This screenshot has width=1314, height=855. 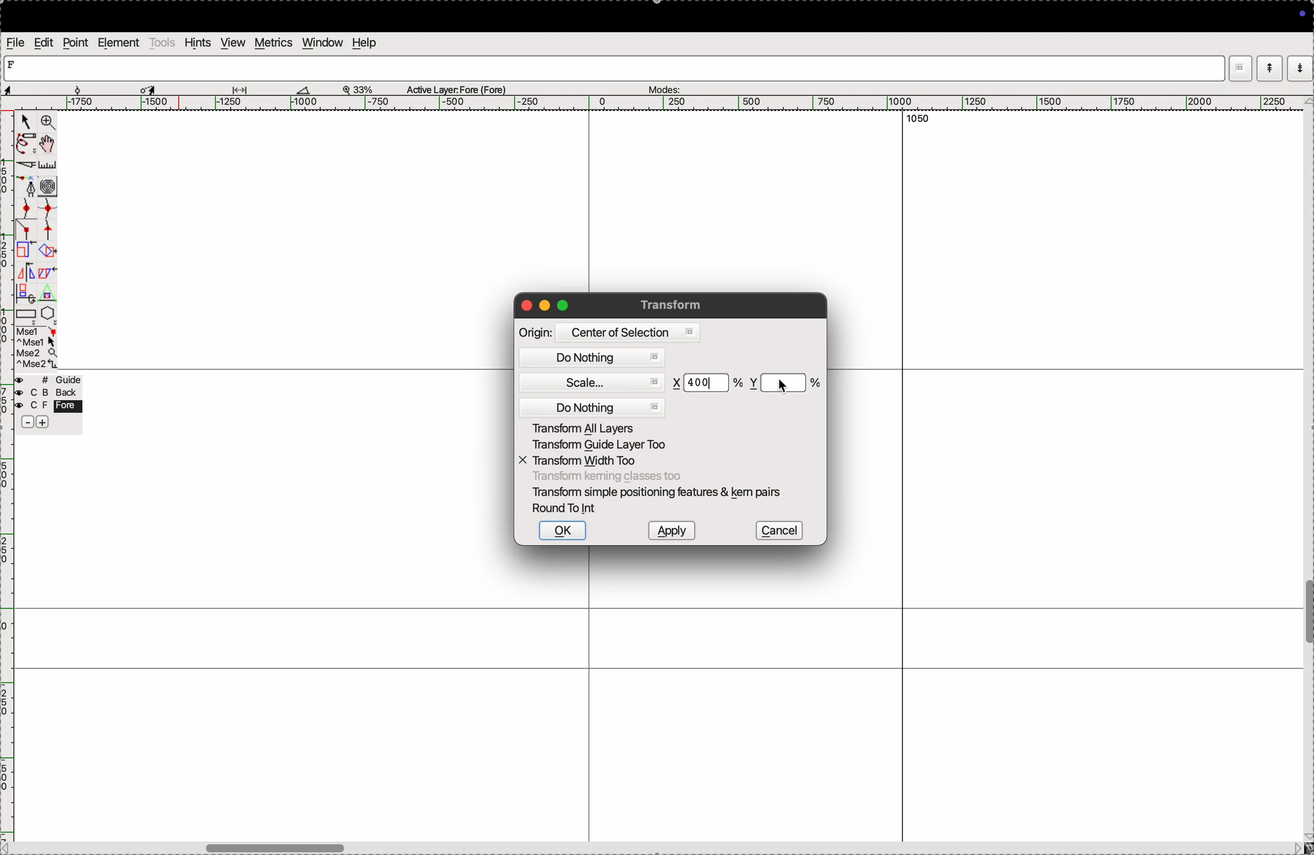 What do you see at coordinates (243, 89) in the screenshot?
I see `glide` at bounding box center [243, 89].